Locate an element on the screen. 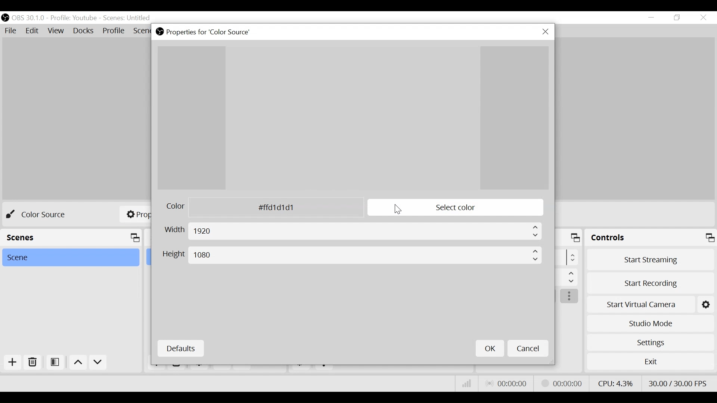 The height and width of the screenshot is (403, 717). OBS Version is located at coordinates (28, 18).